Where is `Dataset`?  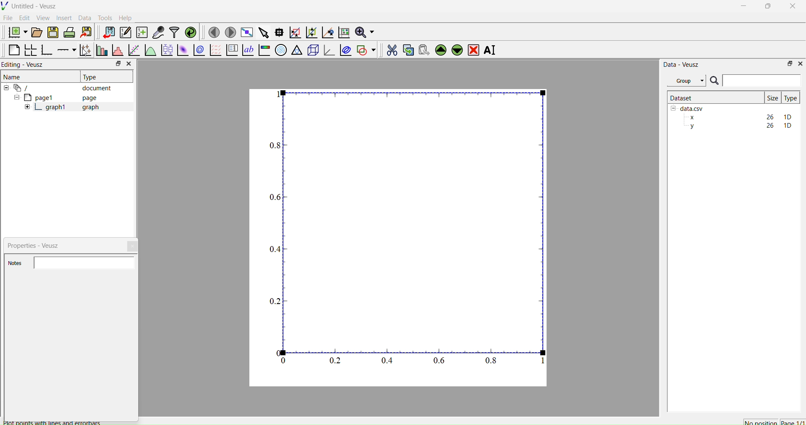 Dataset is located at coordinates (682, 97).